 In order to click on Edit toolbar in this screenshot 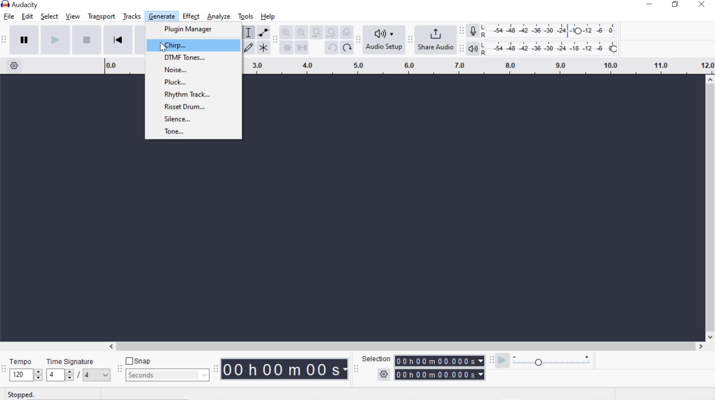, I will do `click(274, 42)`.